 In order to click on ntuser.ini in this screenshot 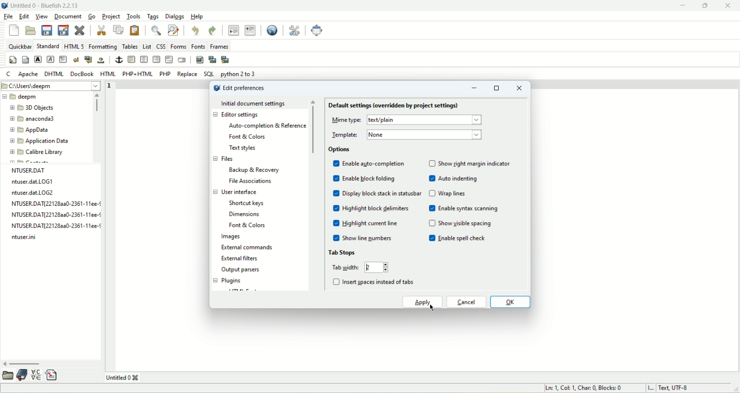, I will do `click(27, 238)`.